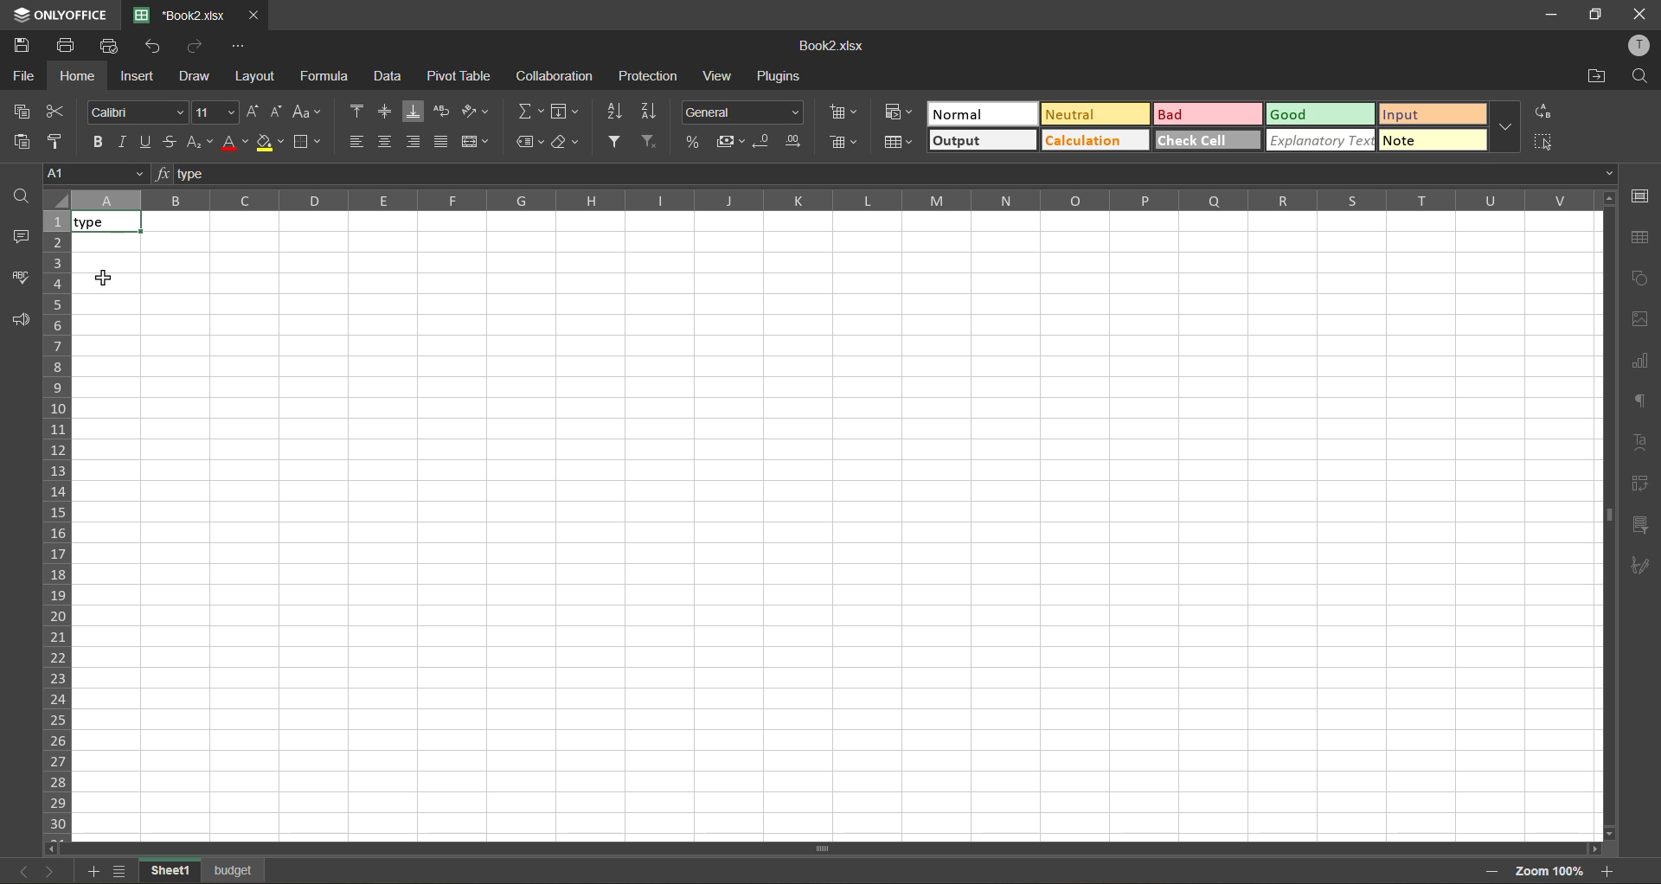  Describe the element at coordinates (1318, 113) in the screenshot. I see `good` at that location.